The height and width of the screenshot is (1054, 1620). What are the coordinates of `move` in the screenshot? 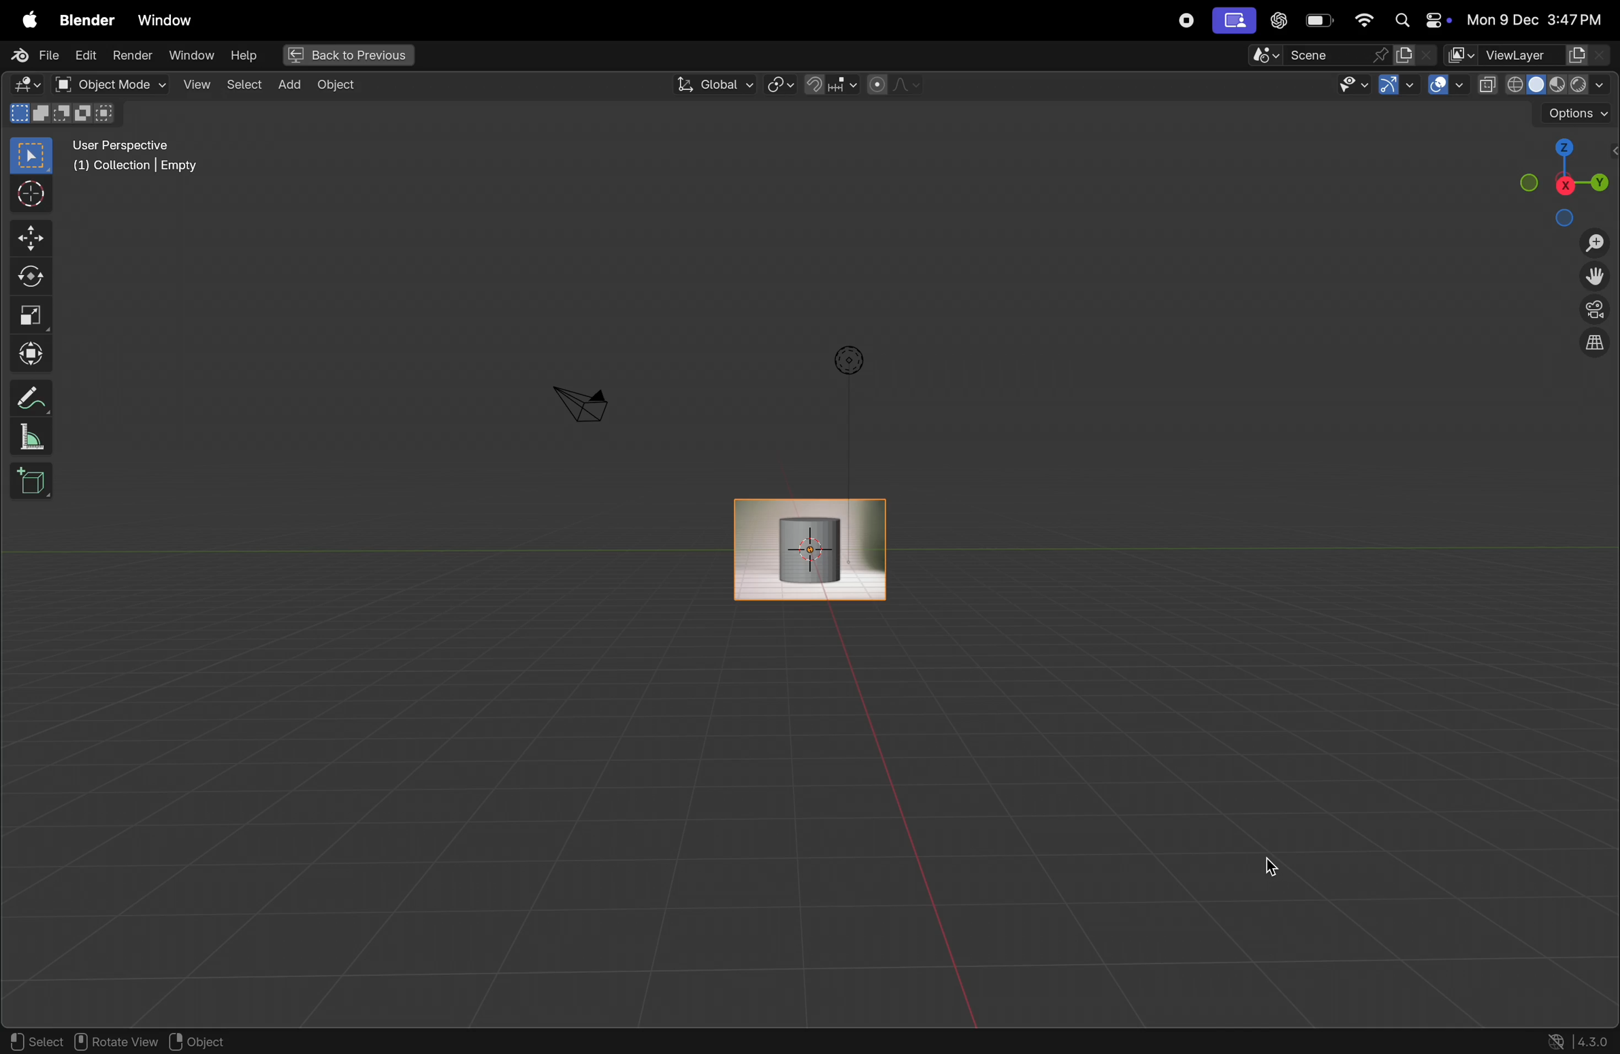 It's located at (29, 239).